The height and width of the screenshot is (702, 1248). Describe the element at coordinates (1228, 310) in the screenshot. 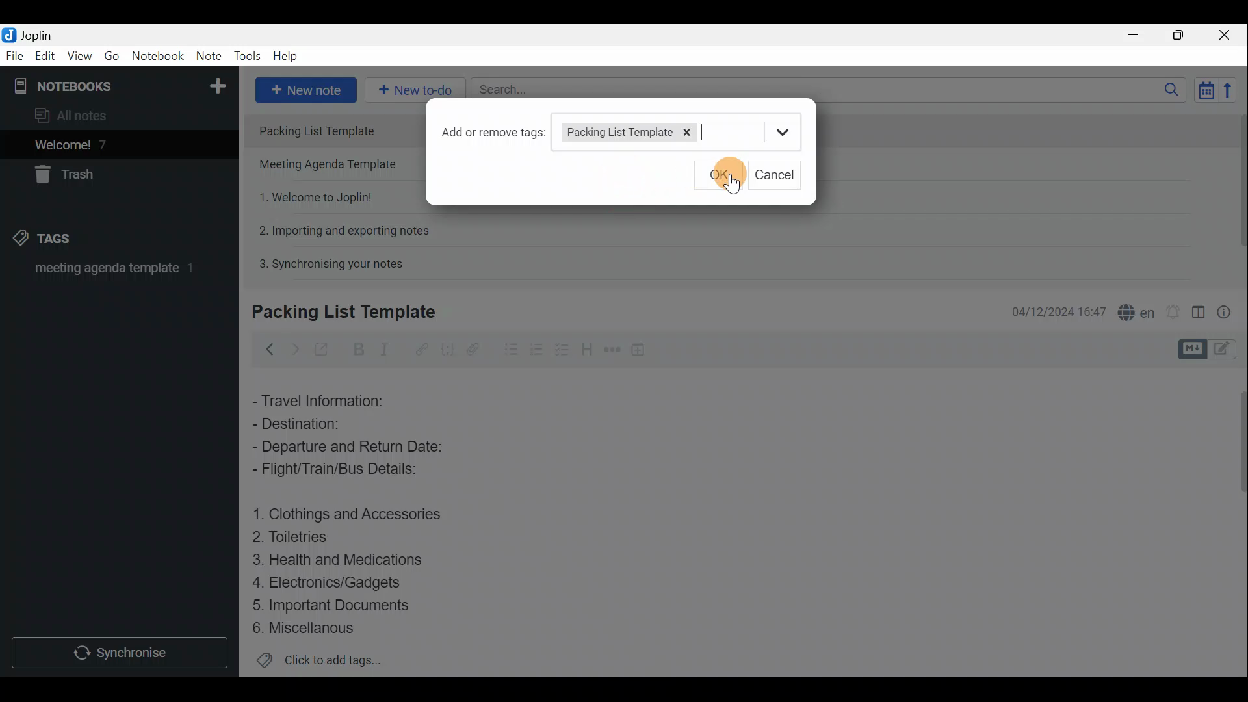

I see `Note properties` at that location.